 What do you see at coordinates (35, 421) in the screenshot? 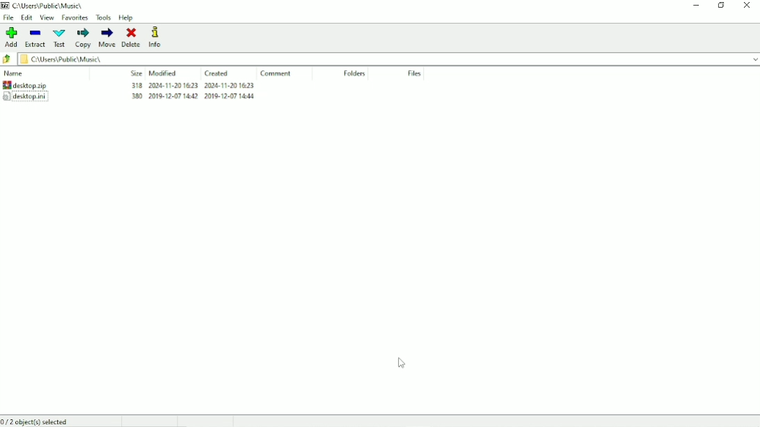
I see `0/2 object(s) selected` at bounding box center [35, 421].